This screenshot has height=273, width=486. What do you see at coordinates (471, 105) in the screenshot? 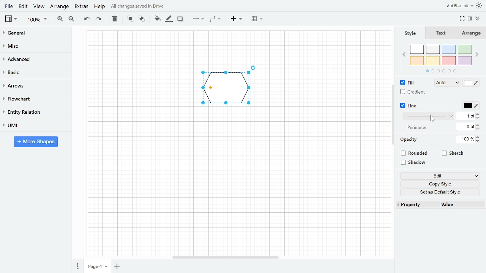
I see `Line color` at bounding box center [471, 105].